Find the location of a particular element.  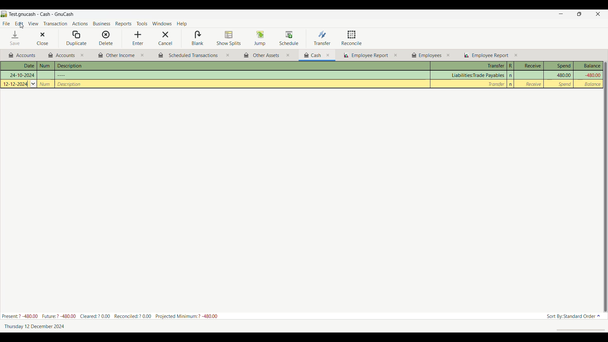

Transfer is located at coordinates (323, 38).